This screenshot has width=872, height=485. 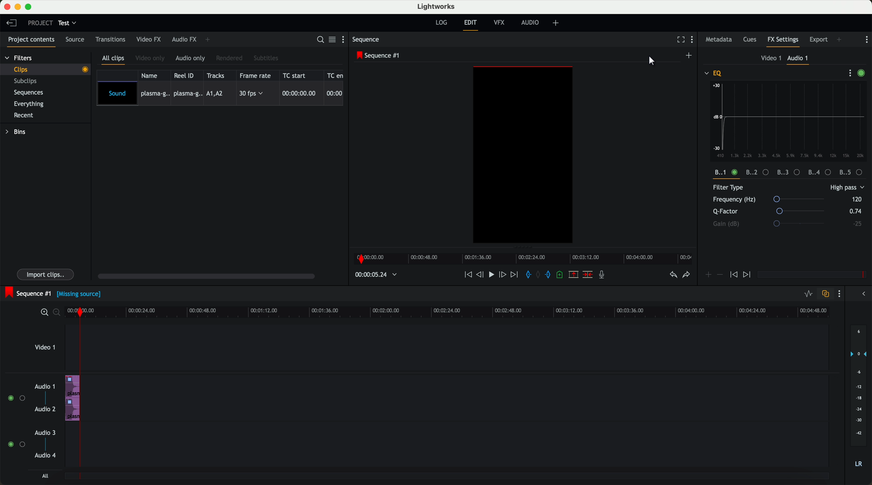 I want to click on remove the marked section, so click(x=574, y=275).